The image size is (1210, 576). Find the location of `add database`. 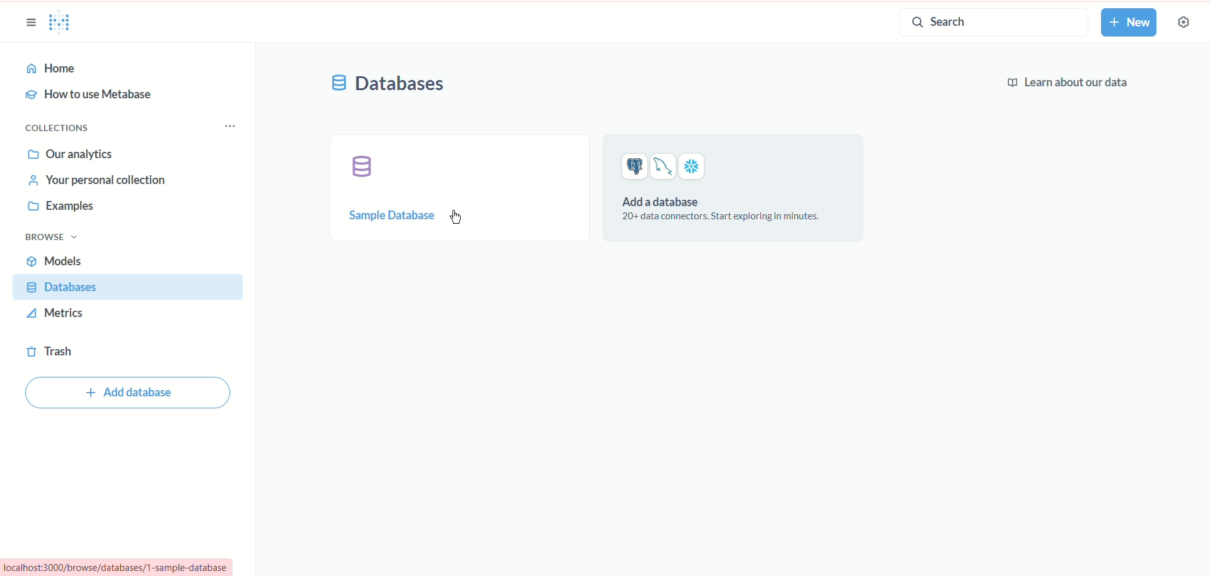

add database is located at coordinates (127, 393).